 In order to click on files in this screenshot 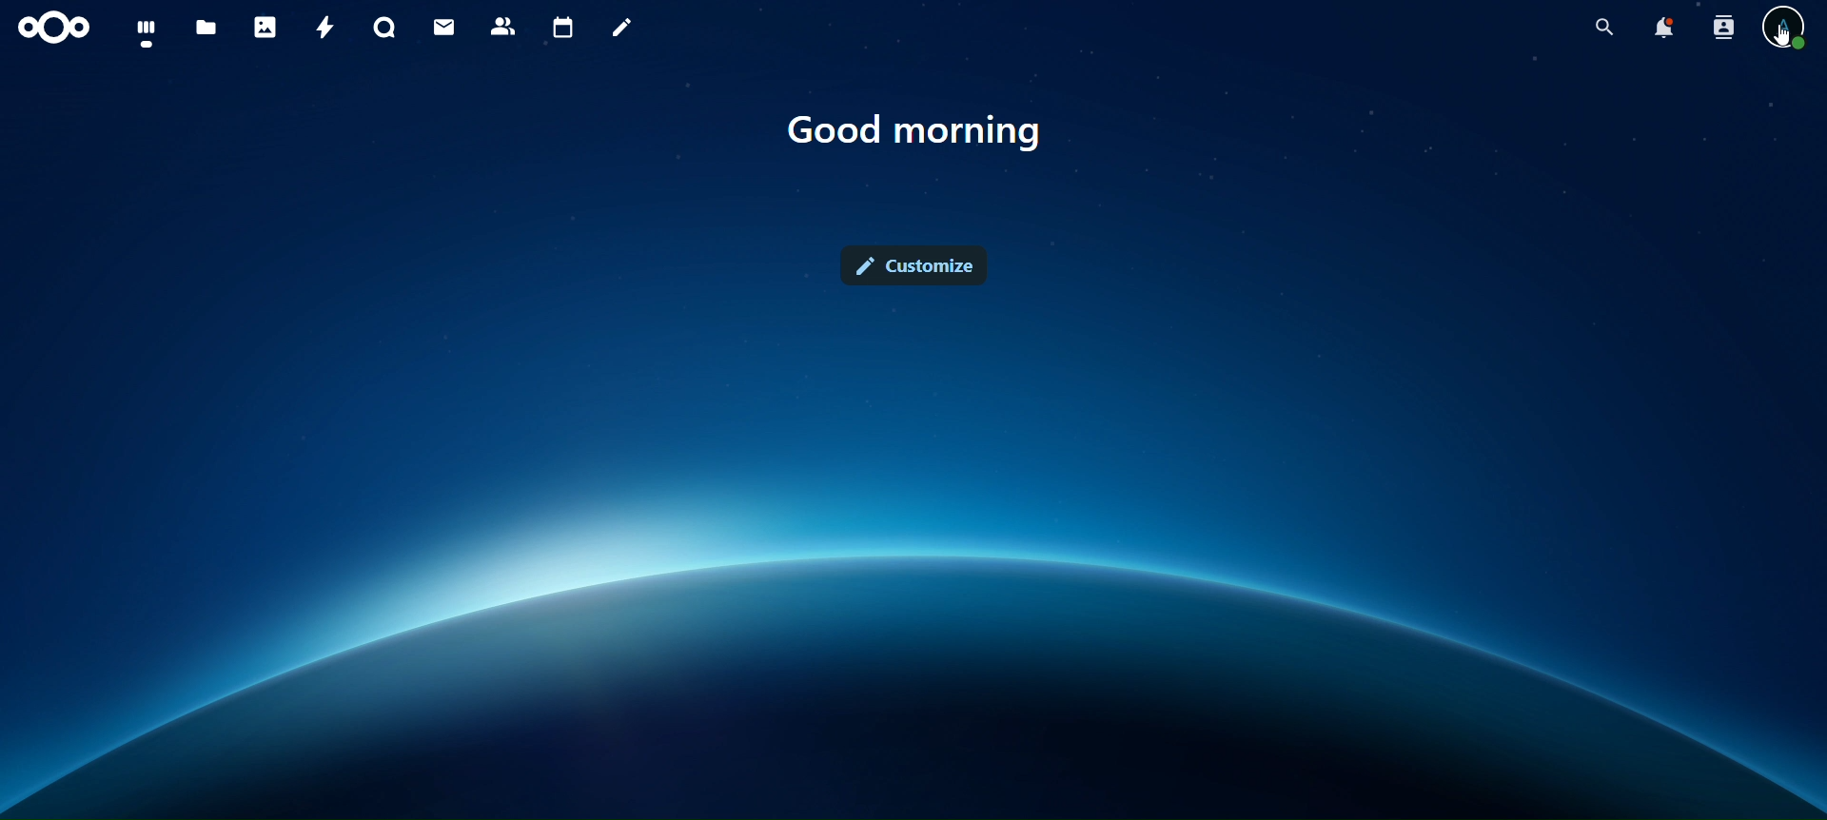, I will do `click(206, 25)`.